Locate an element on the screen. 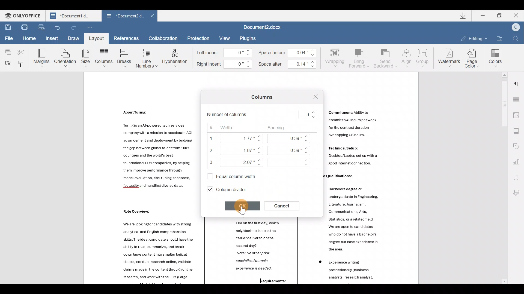  Copy style is located at coordinates (22, 62).